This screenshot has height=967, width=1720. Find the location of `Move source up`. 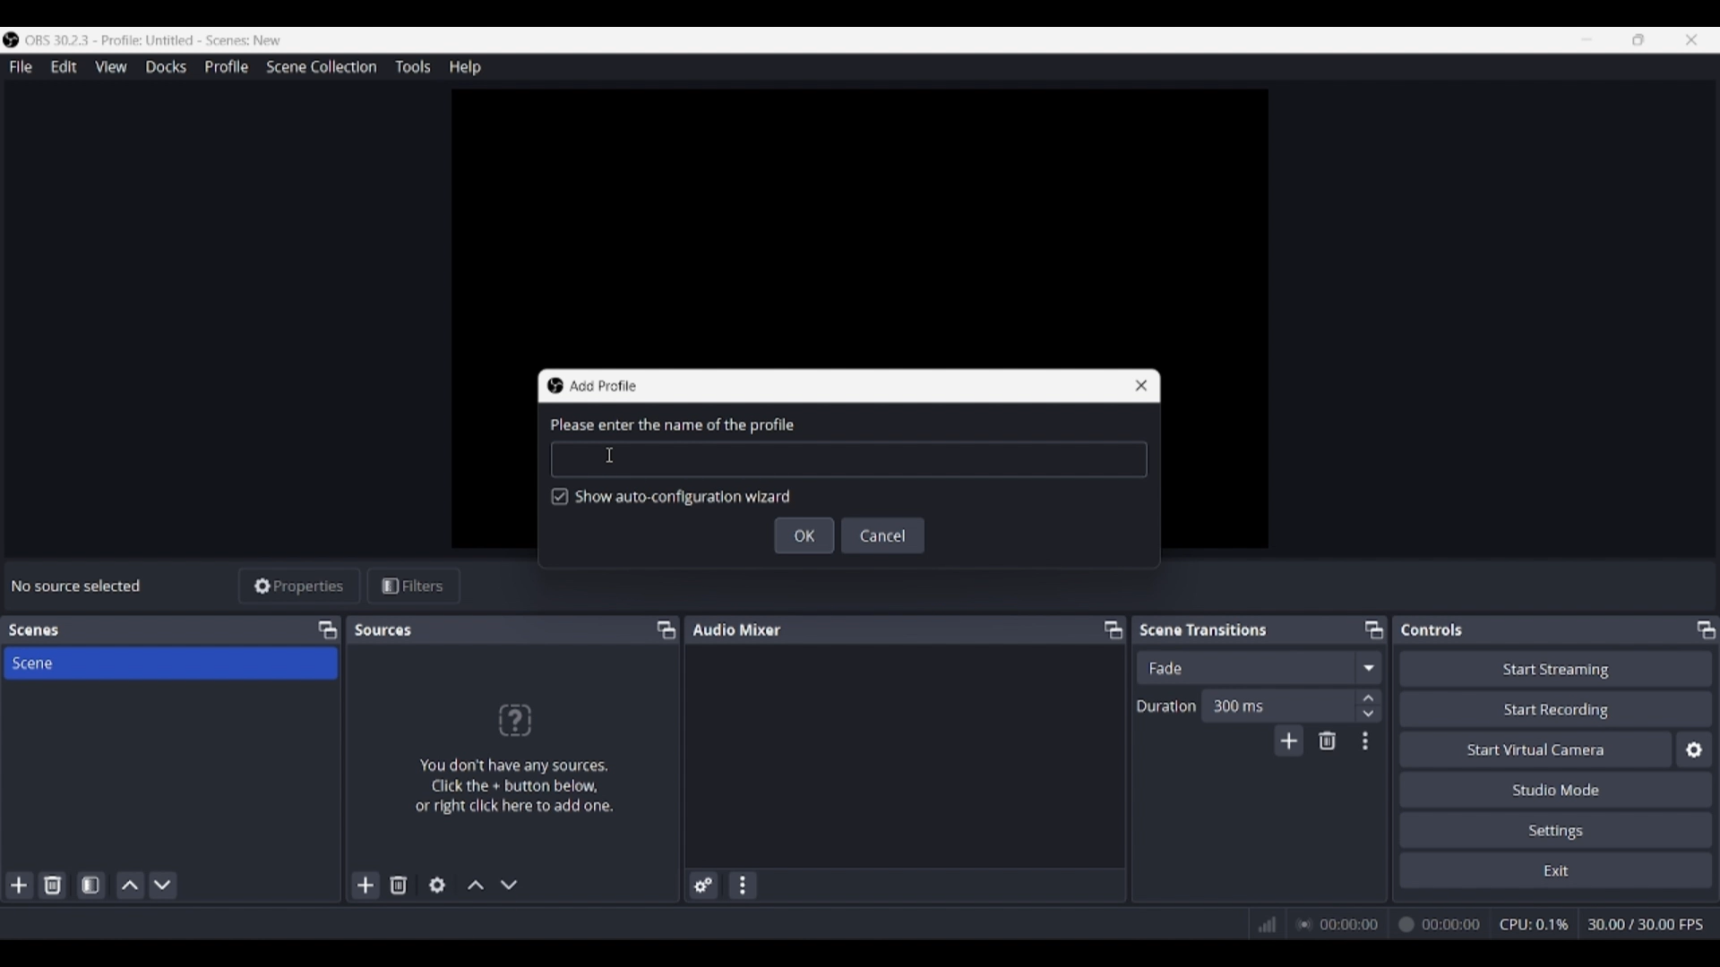

Move source up is located at coordinates (476, 885).